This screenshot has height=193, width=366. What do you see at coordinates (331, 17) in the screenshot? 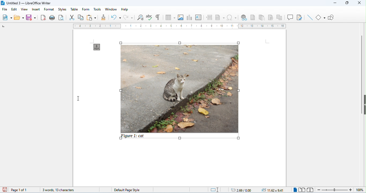
I see `show draw functions` at bounding box center [331, 17].